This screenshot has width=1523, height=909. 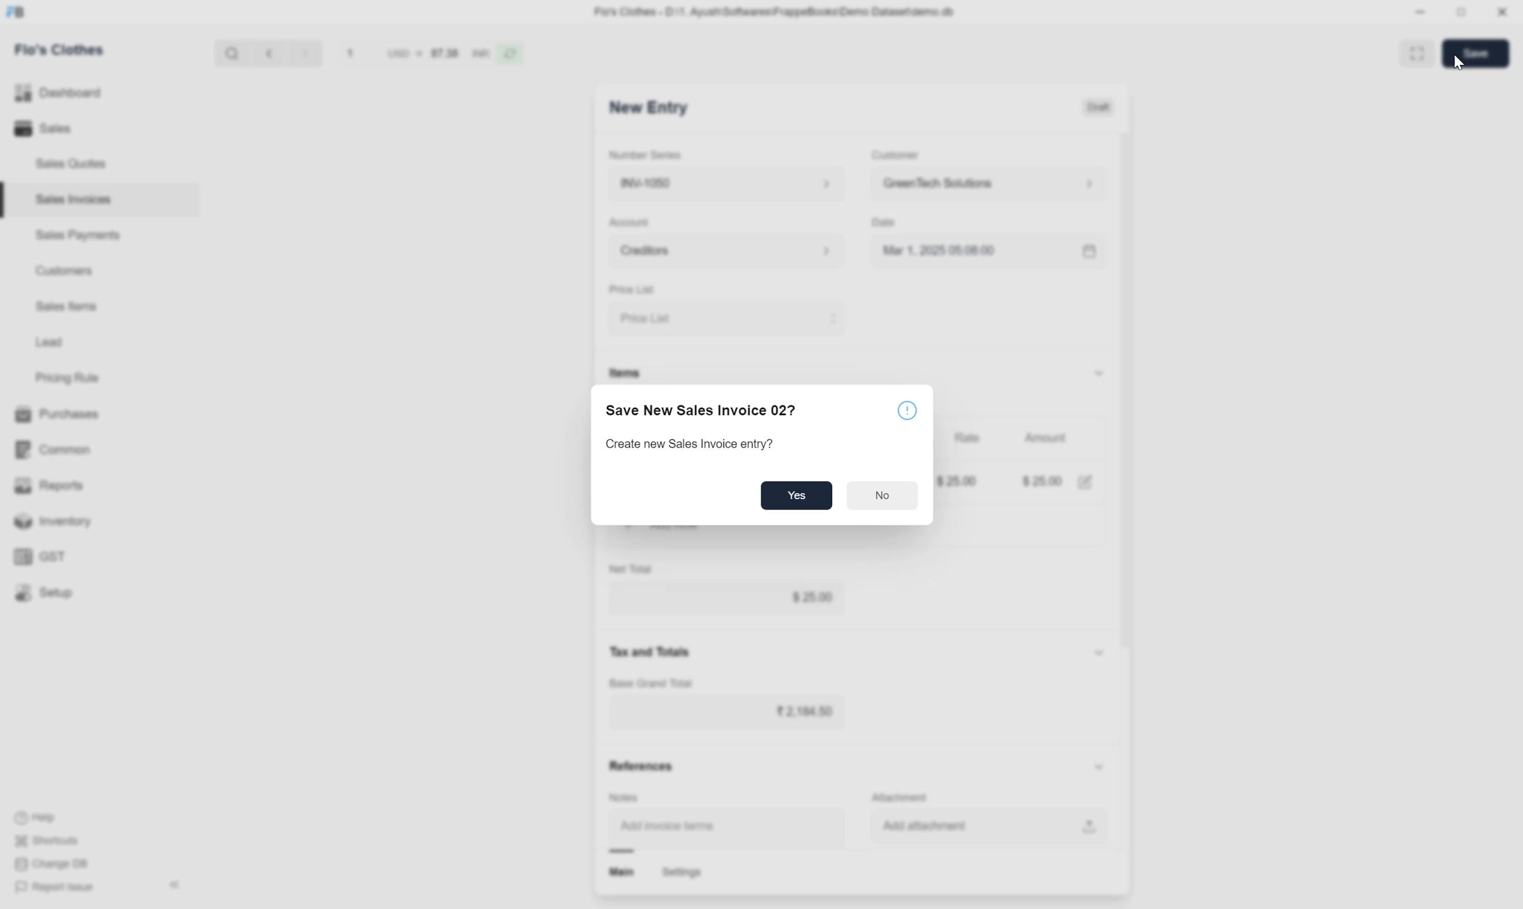 What do you see at coordinates (704, 413) in the screenshot?
I see `Save New Sales Invoice 02?` at bounding box center [704, 413].